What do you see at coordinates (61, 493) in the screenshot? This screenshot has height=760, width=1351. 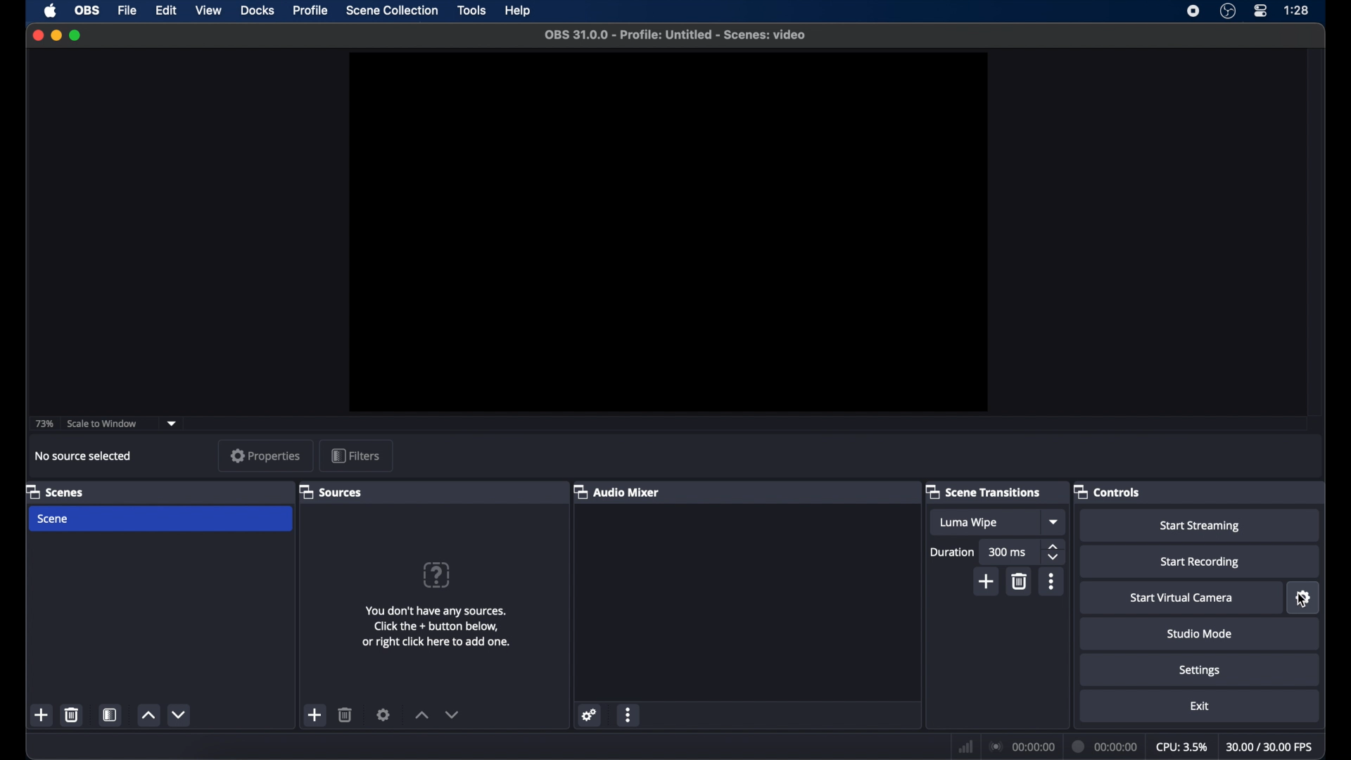 I see `scenes` at bounding box center [61, 493].